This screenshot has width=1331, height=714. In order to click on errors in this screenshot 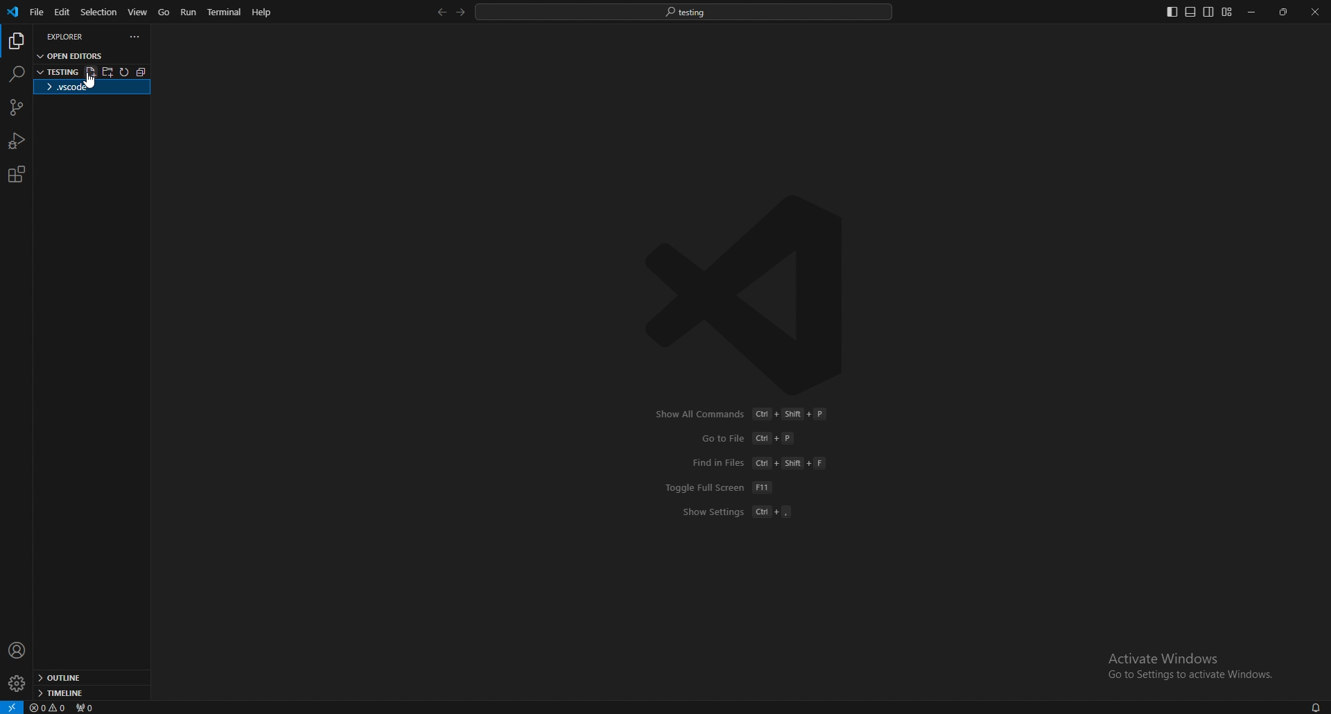, I will do `click(49, 708)`.